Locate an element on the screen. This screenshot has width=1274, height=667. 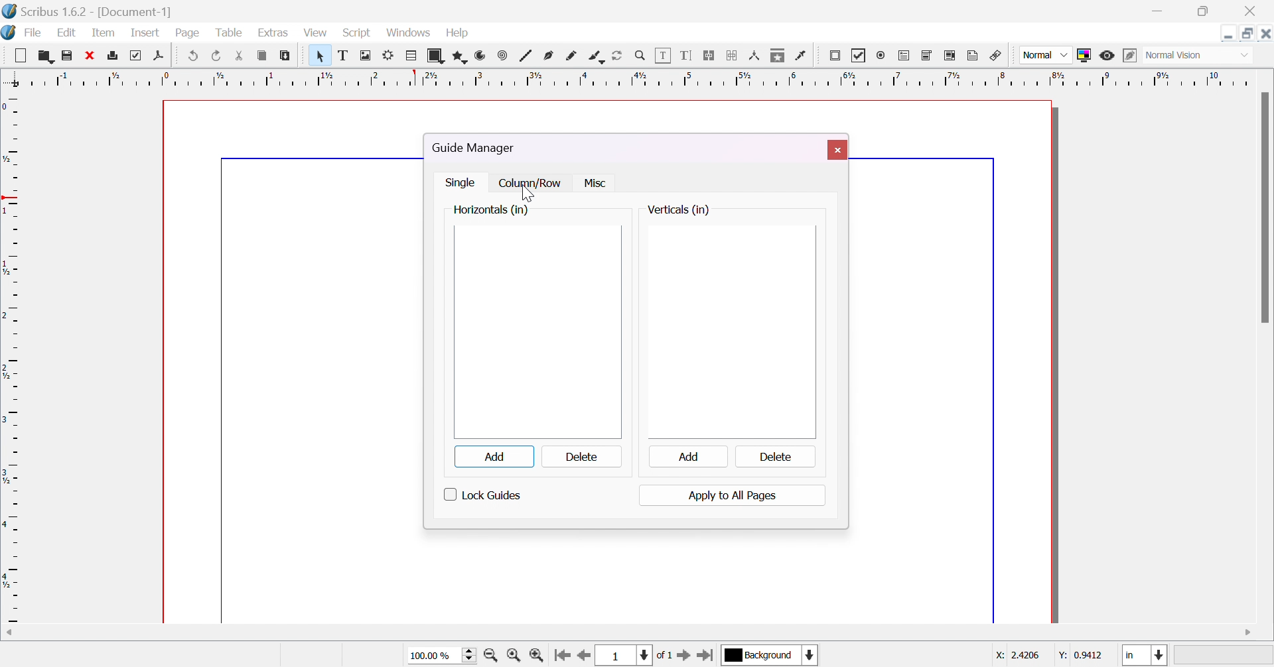
scroll bar is located at coordinates (1266, 208).